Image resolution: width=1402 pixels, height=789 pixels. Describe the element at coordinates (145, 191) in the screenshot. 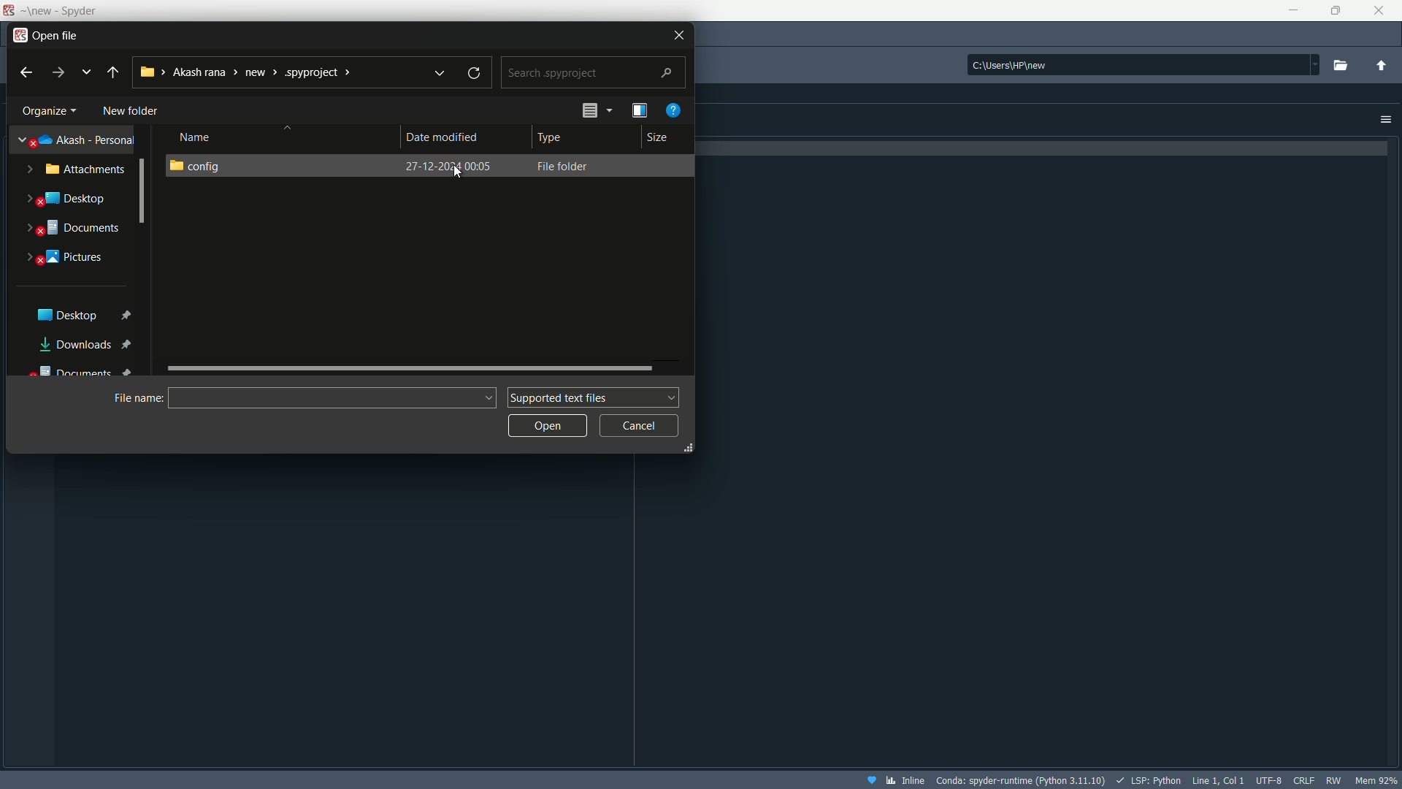

I see `Scrollbar` at that location.